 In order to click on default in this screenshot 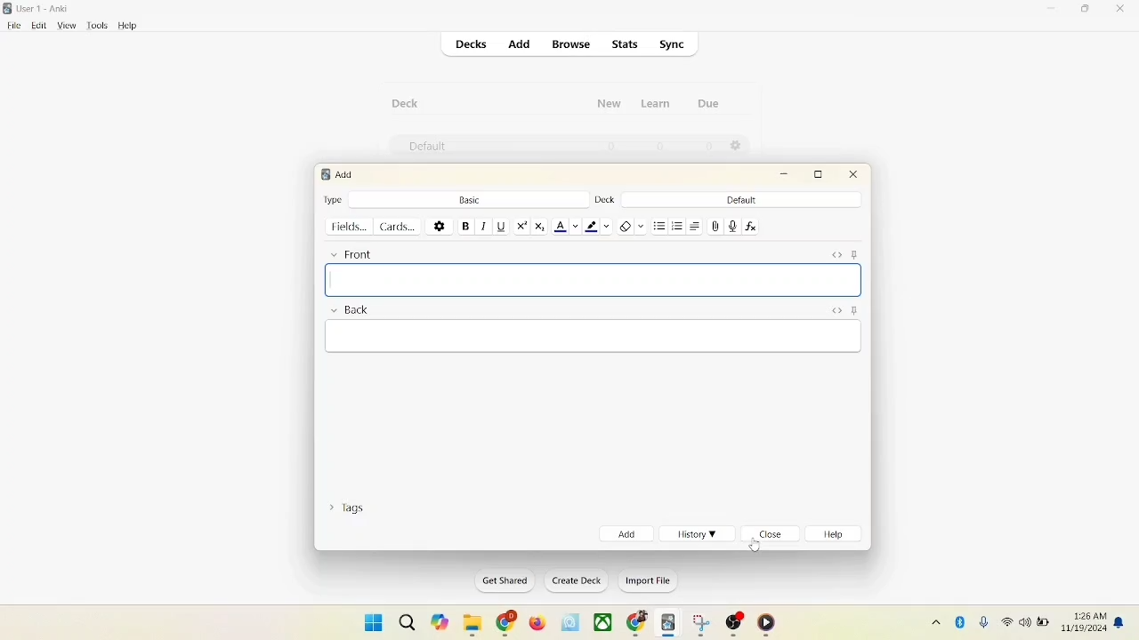, I will do `click(741, 200)`.